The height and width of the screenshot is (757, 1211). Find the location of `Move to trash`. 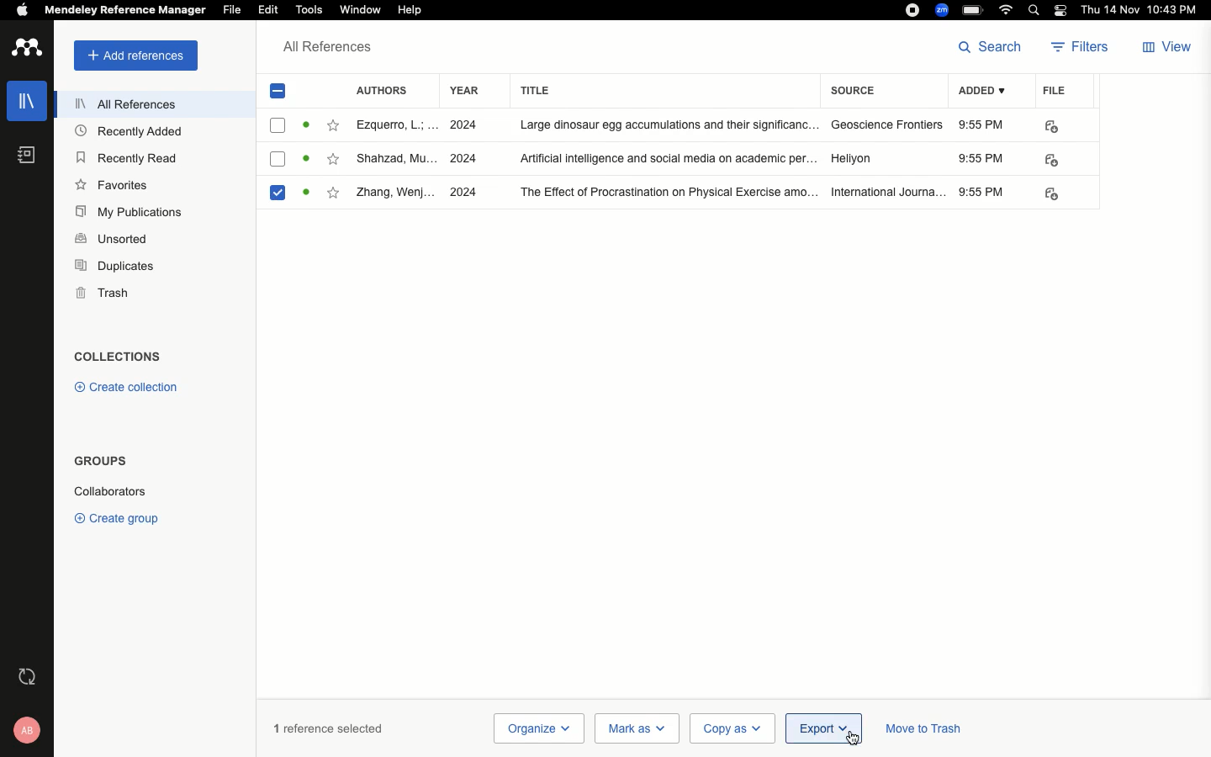

Move to trash is located at coordinates (923, 731).